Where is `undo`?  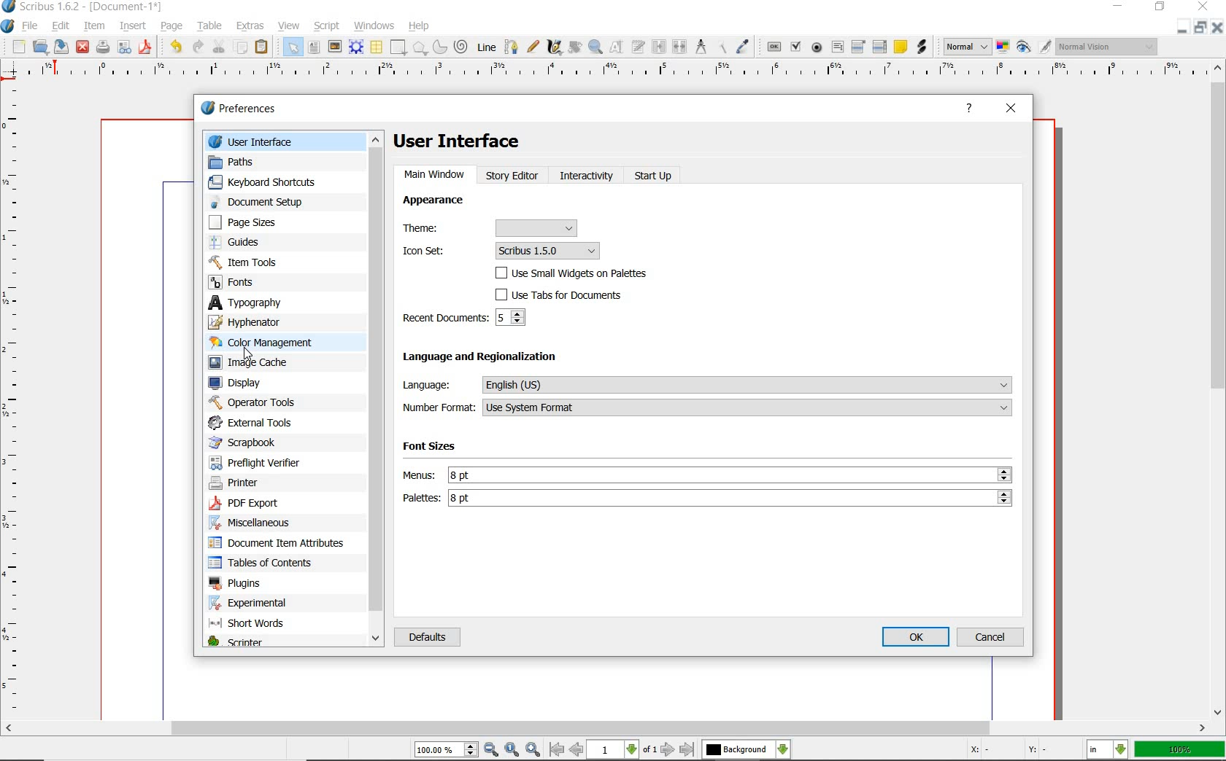 undo is located at coordinates (175, 47).